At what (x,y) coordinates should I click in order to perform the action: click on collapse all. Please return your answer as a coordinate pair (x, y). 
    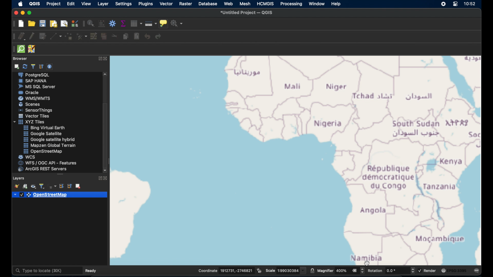
    Looking at the image, I should click on (41, 66).